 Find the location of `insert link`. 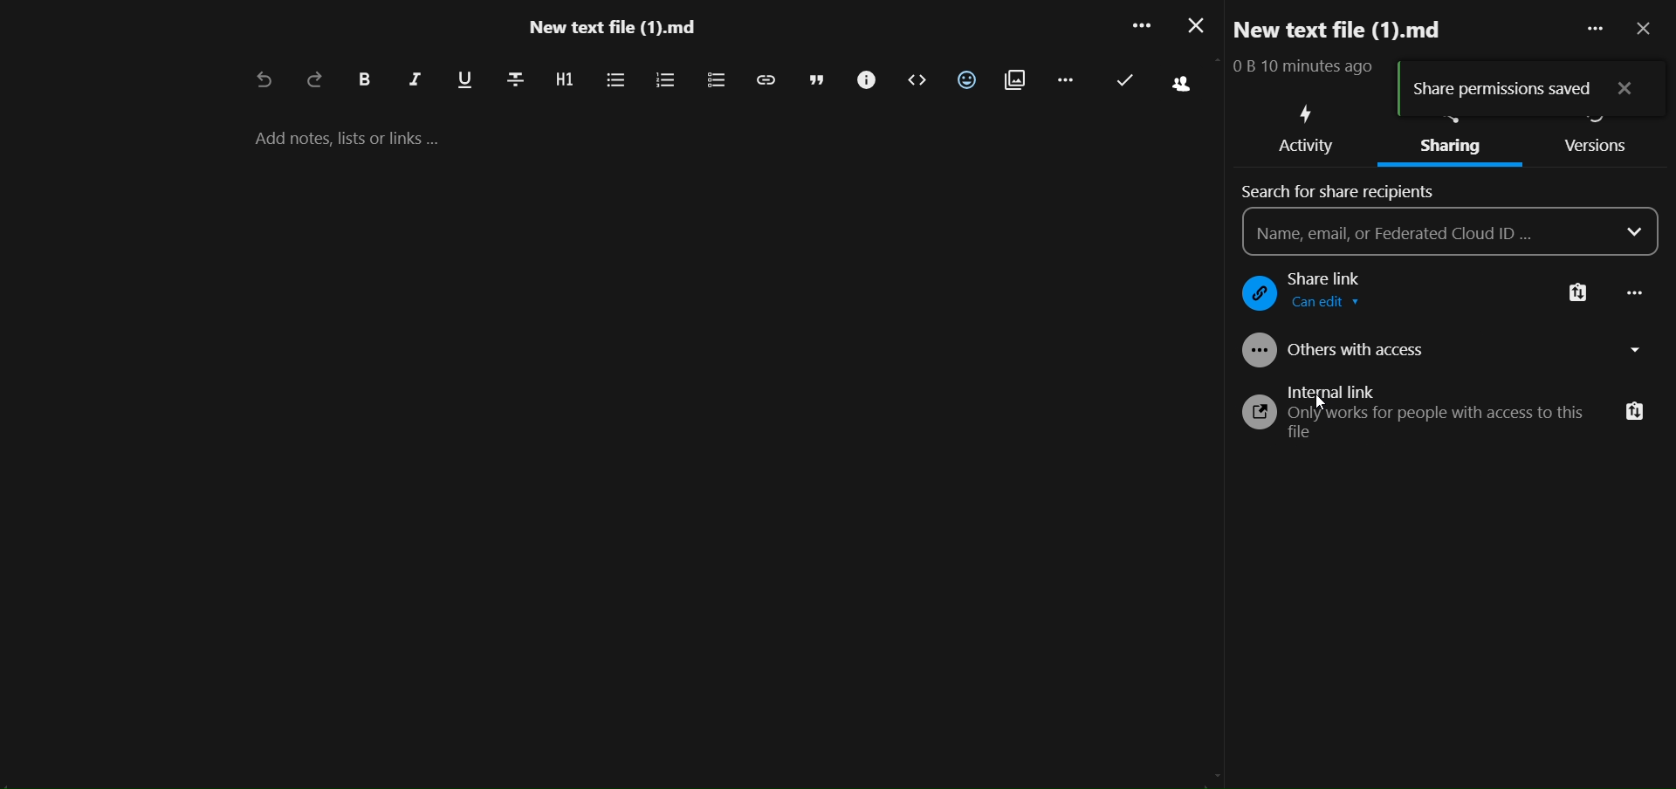

insert link is located at coordinates (765, 79).